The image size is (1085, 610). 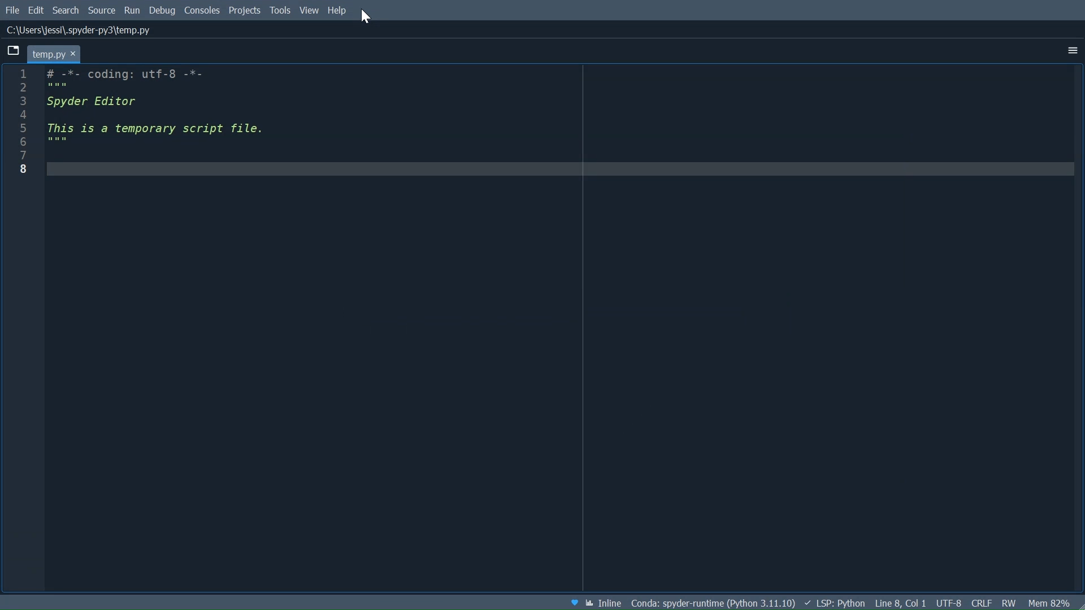 I want to click on Cursor, so click(x=368, y=21).